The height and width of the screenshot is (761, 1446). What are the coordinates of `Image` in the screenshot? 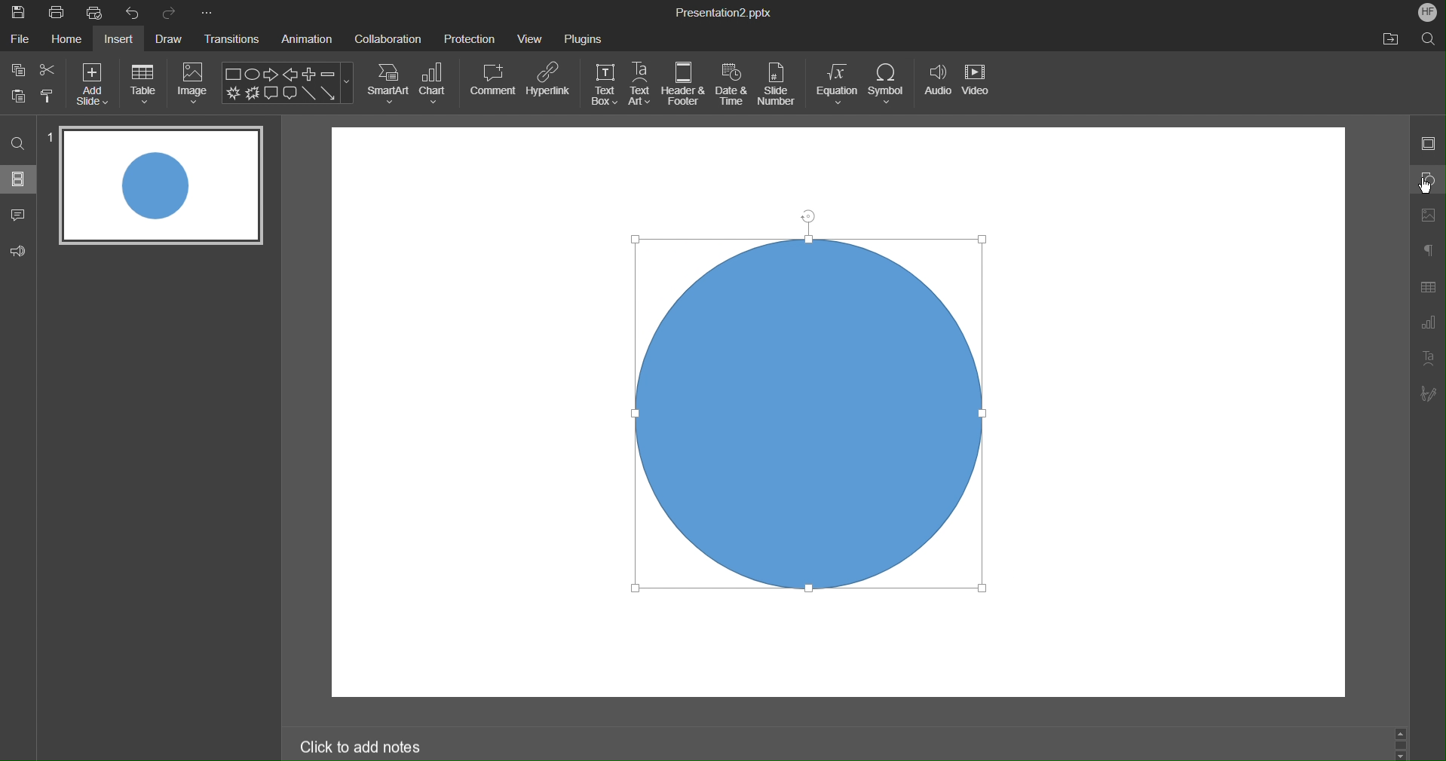 It's located at (194, 84).